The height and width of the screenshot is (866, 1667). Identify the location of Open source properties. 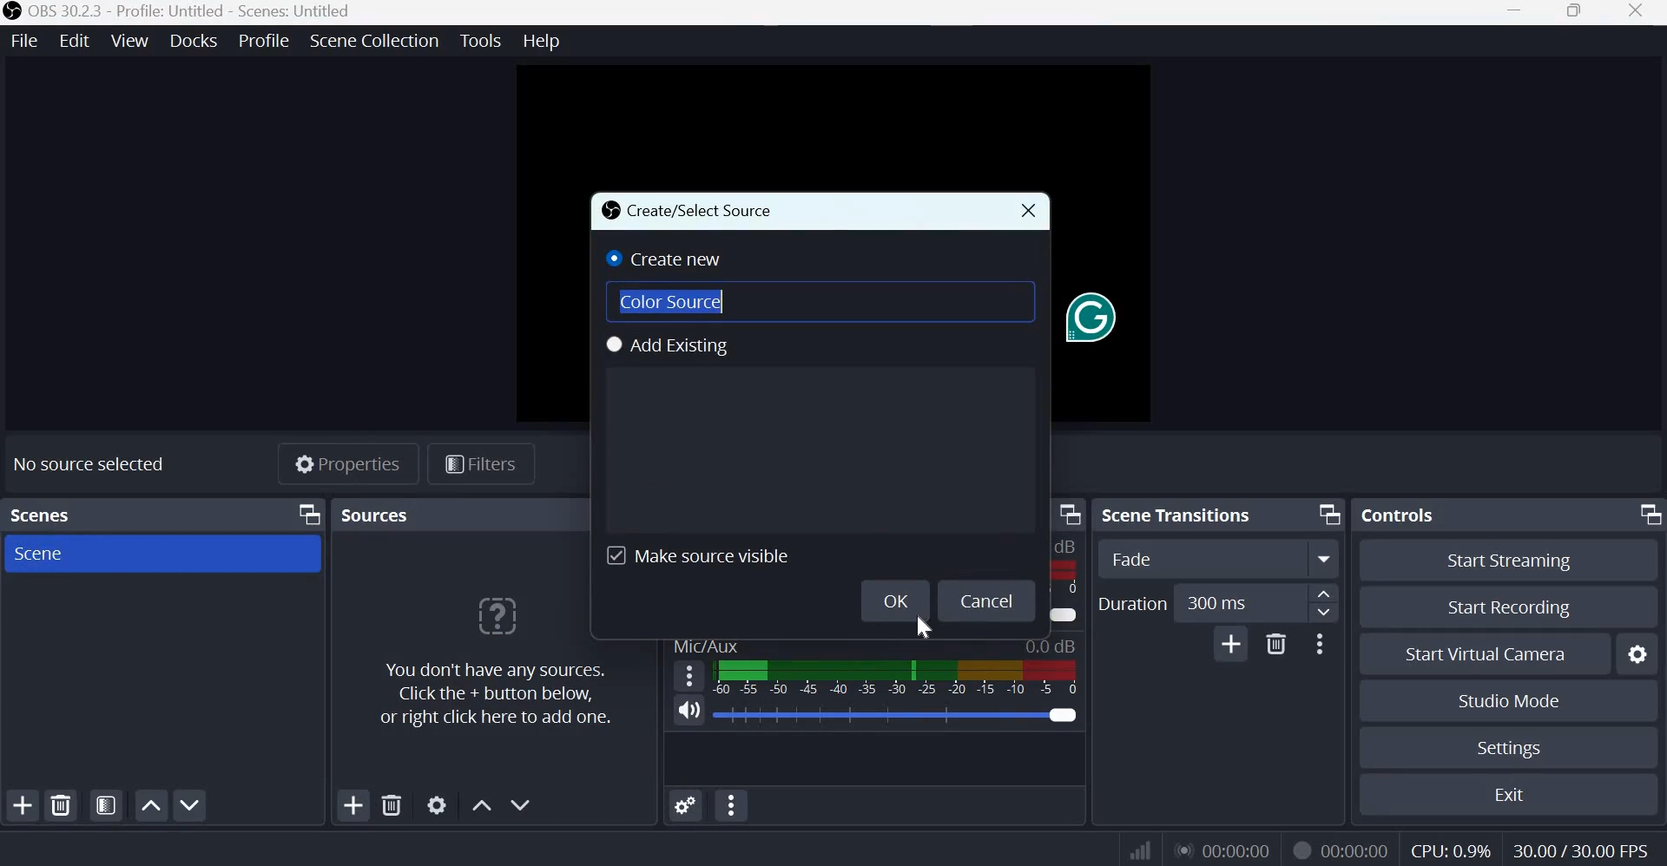
(438, 804).